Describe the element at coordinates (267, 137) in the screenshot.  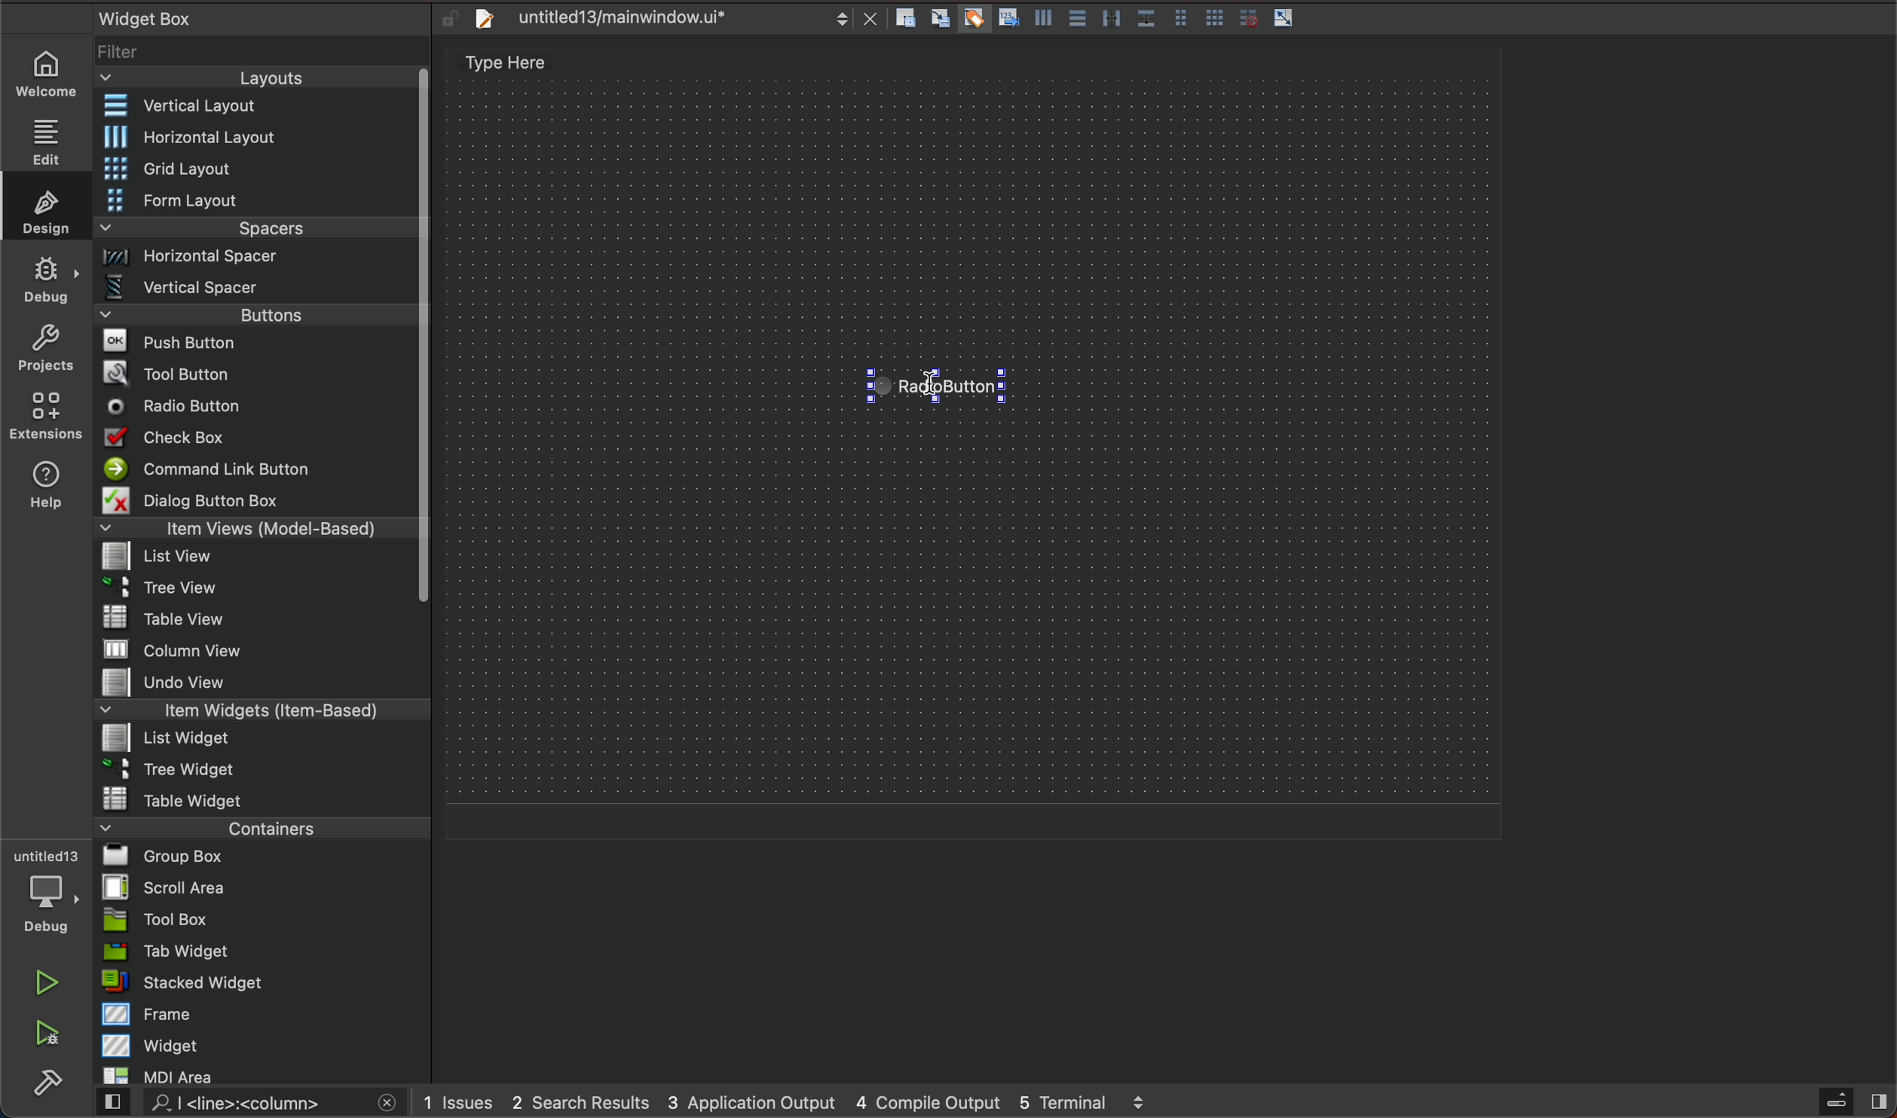
I see `` at that location.